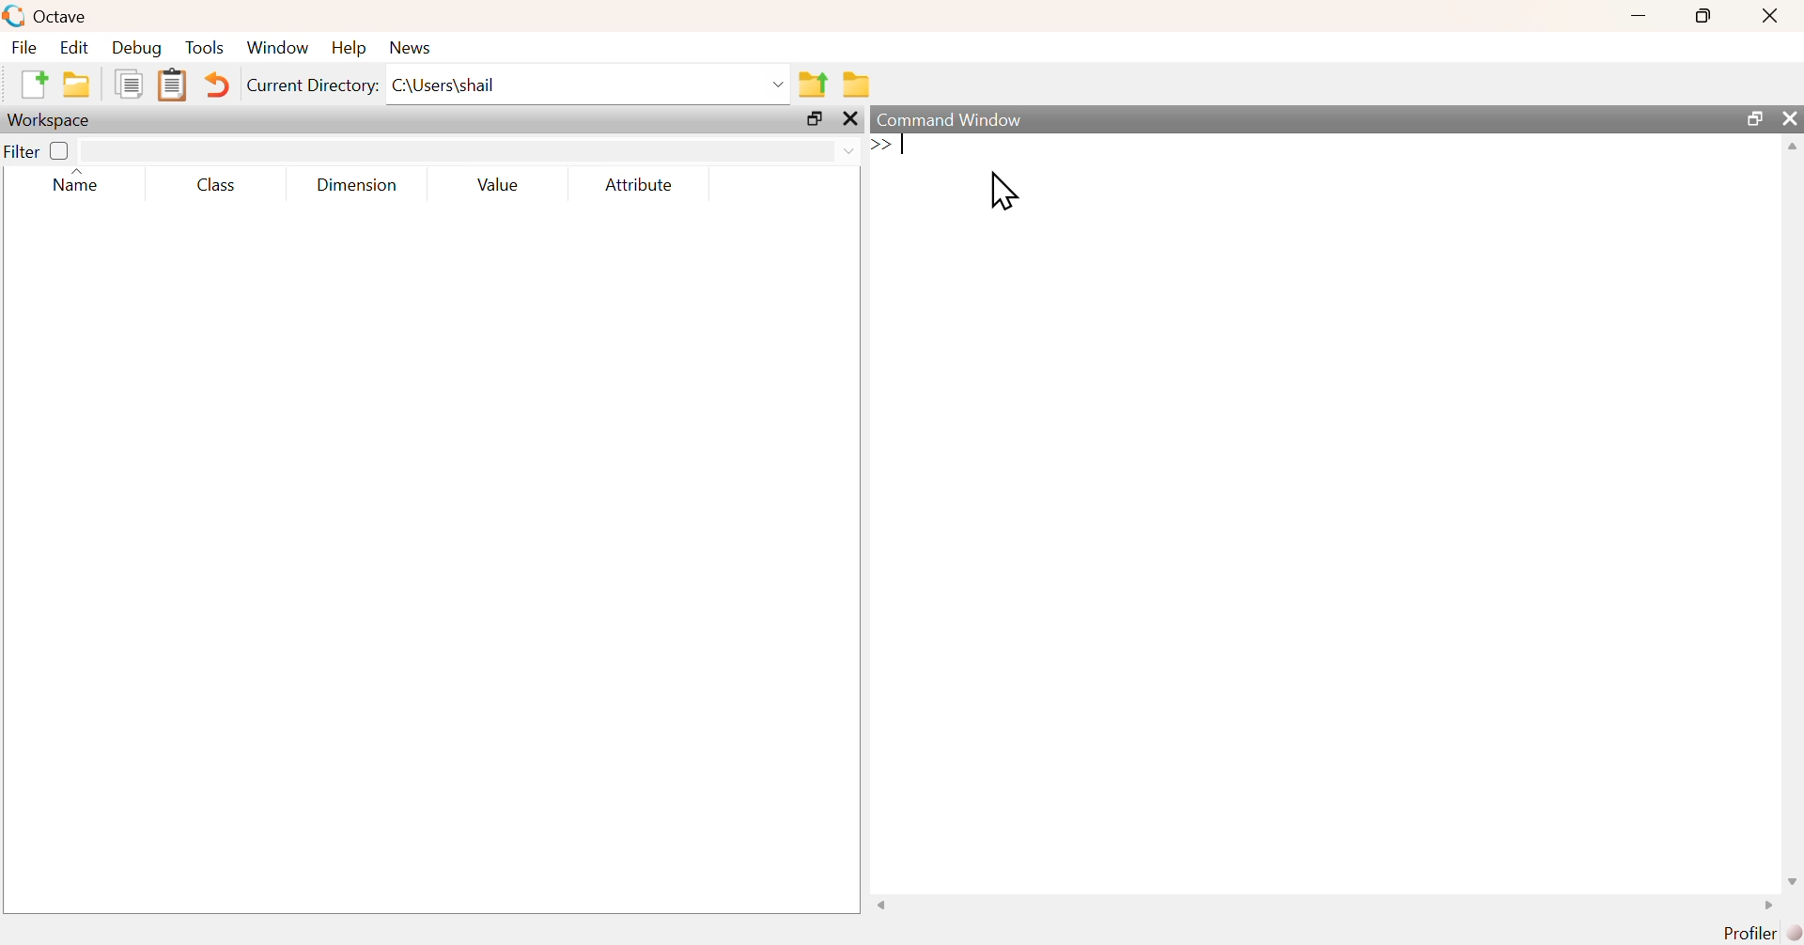  I want to click on Cursor, so click(1005, 192).